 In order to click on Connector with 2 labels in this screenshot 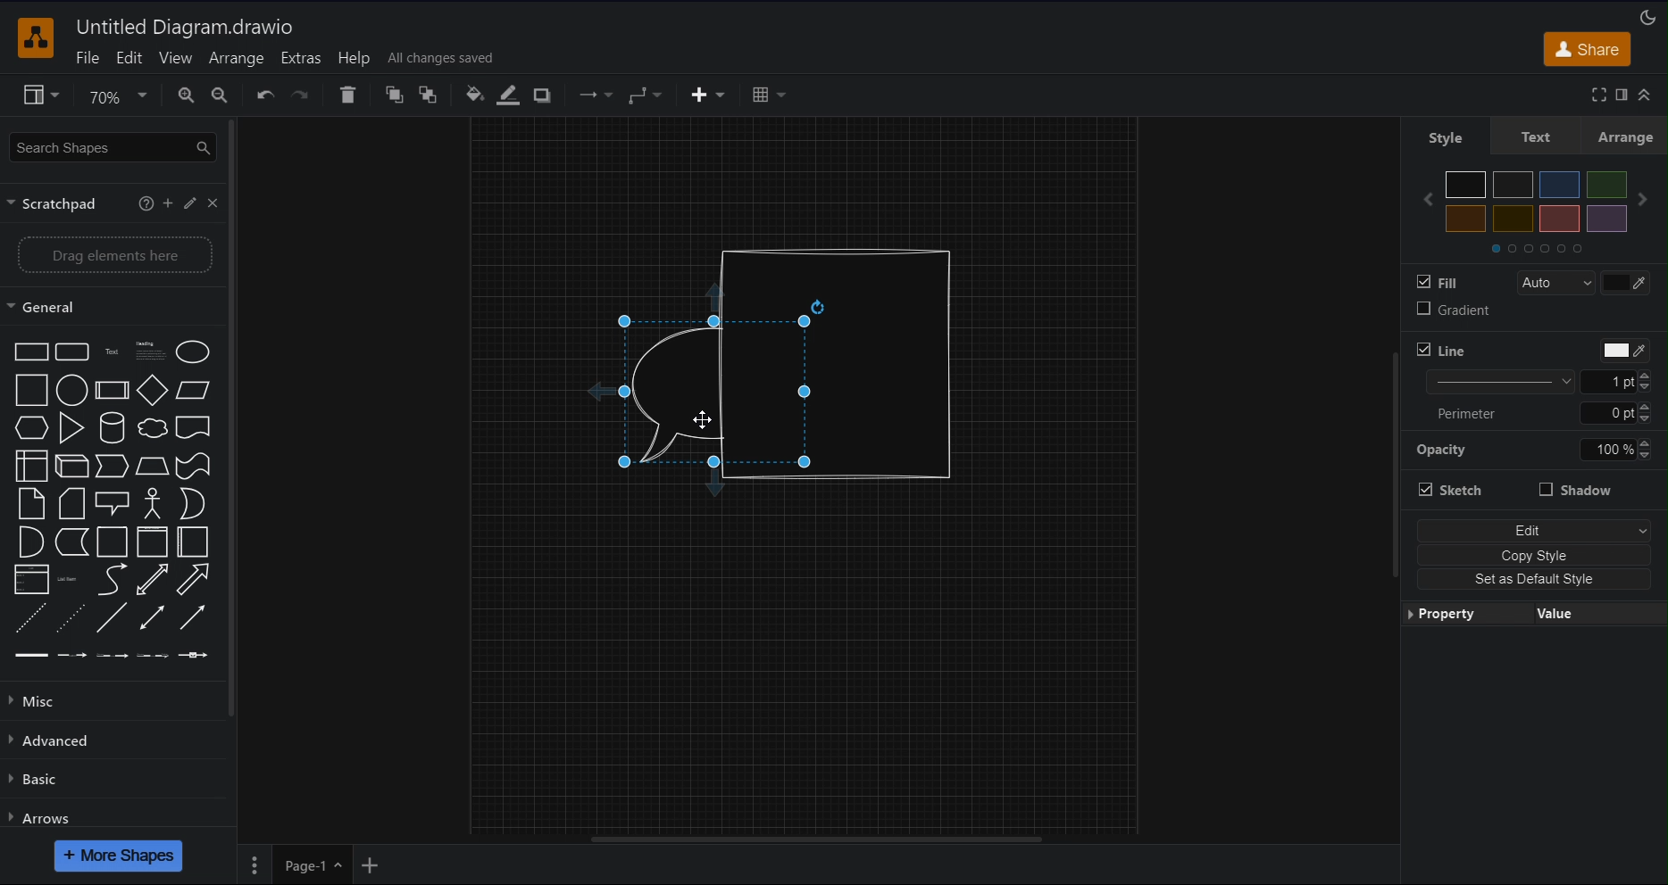, I will do `click(112, 656)`.